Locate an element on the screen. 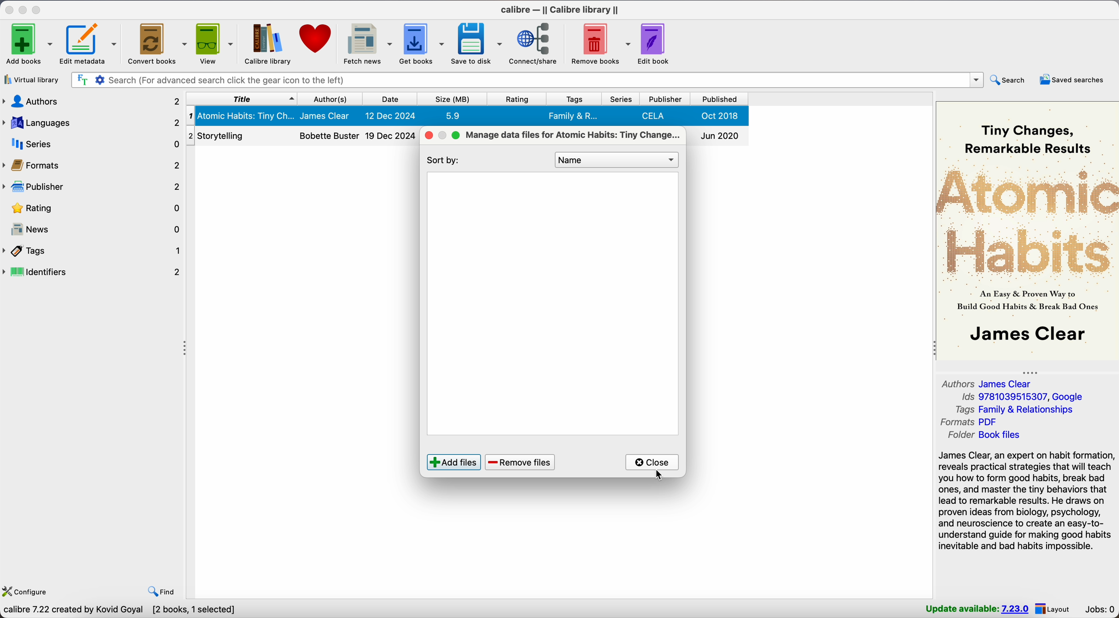 This screenshot has width=1119, height=618. Name is located at coordinates (617, 160).